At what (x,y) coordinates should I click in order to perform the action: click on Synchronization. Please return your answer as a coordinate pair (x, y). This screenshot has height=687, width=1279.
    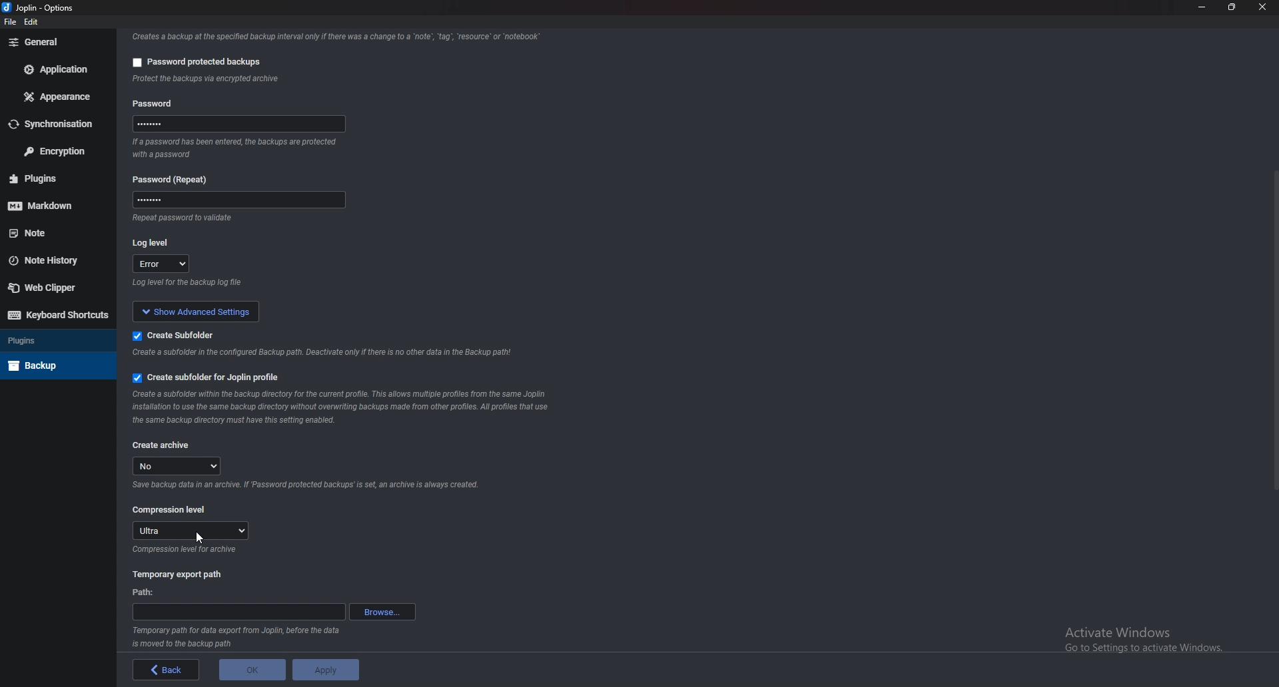
    Looking at the image, I should click on (57, 124).